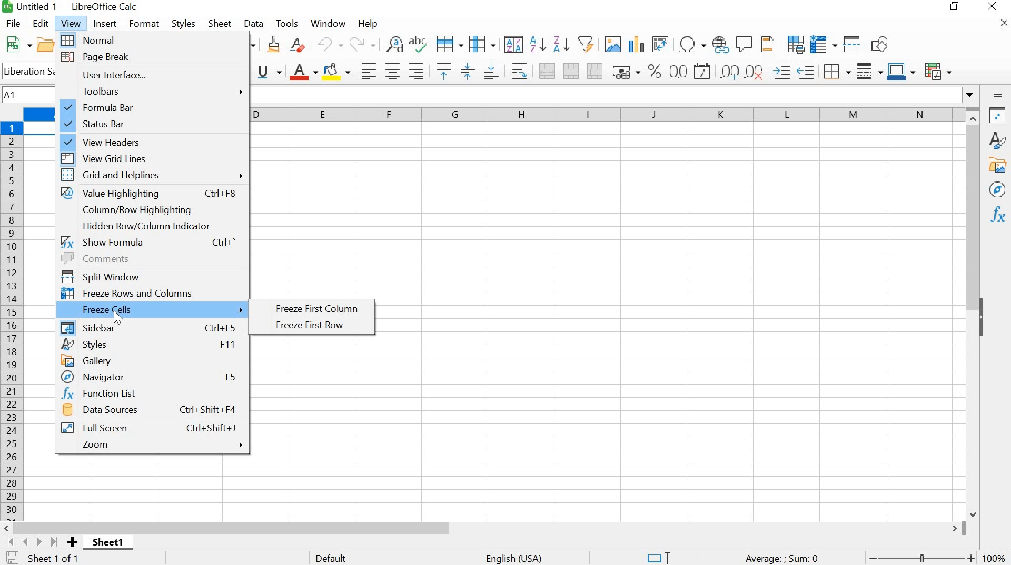 The height and width of the screenshot is (565, 1011). I want to click on SPLIT WINDOW, so click(851, 44).